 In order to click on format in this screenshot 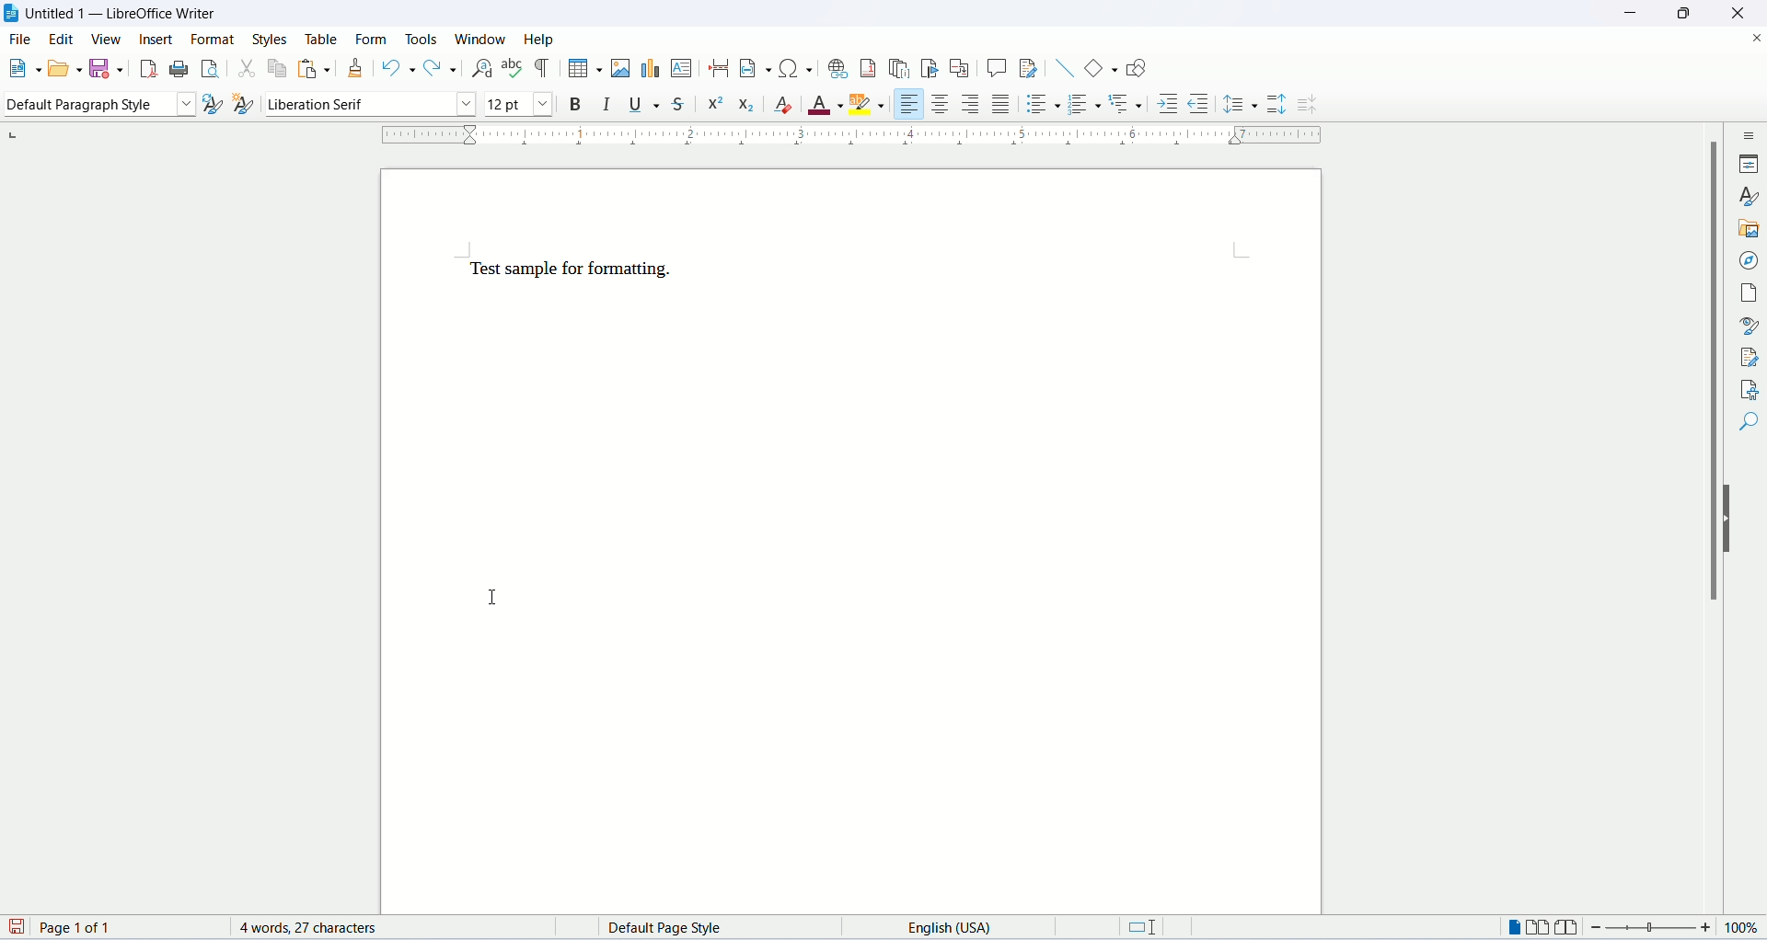, I will do `click(216, 39)`.